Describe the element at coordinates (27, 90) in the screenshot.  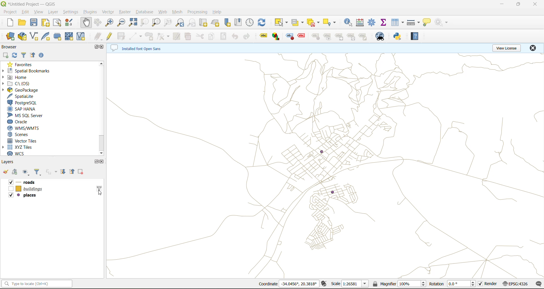
I see `geopackage` at that location.